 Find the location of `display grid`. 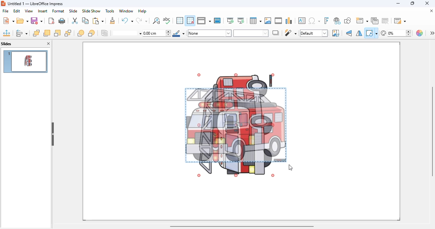

display grid is located at coordinates (180, 21).